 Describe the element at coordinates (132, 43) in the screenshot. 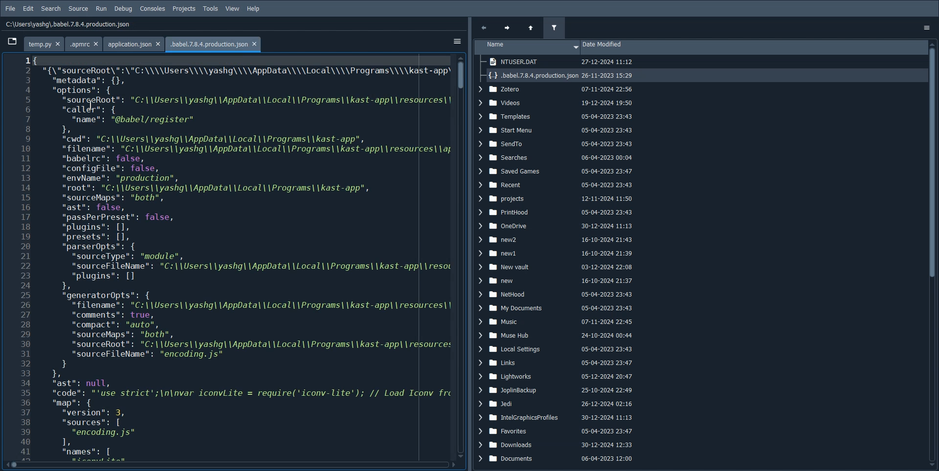

I see `application. json ` at that location.